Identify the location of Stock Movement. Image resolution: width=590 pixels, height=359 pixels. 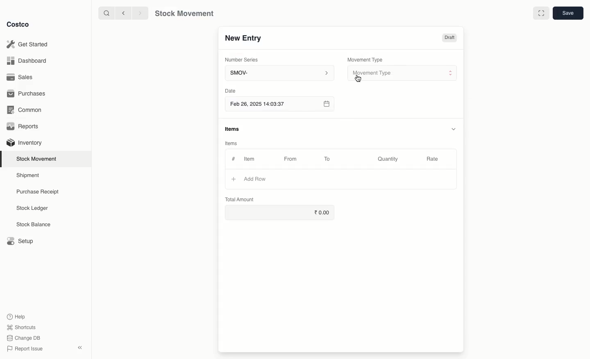
(38, 159).